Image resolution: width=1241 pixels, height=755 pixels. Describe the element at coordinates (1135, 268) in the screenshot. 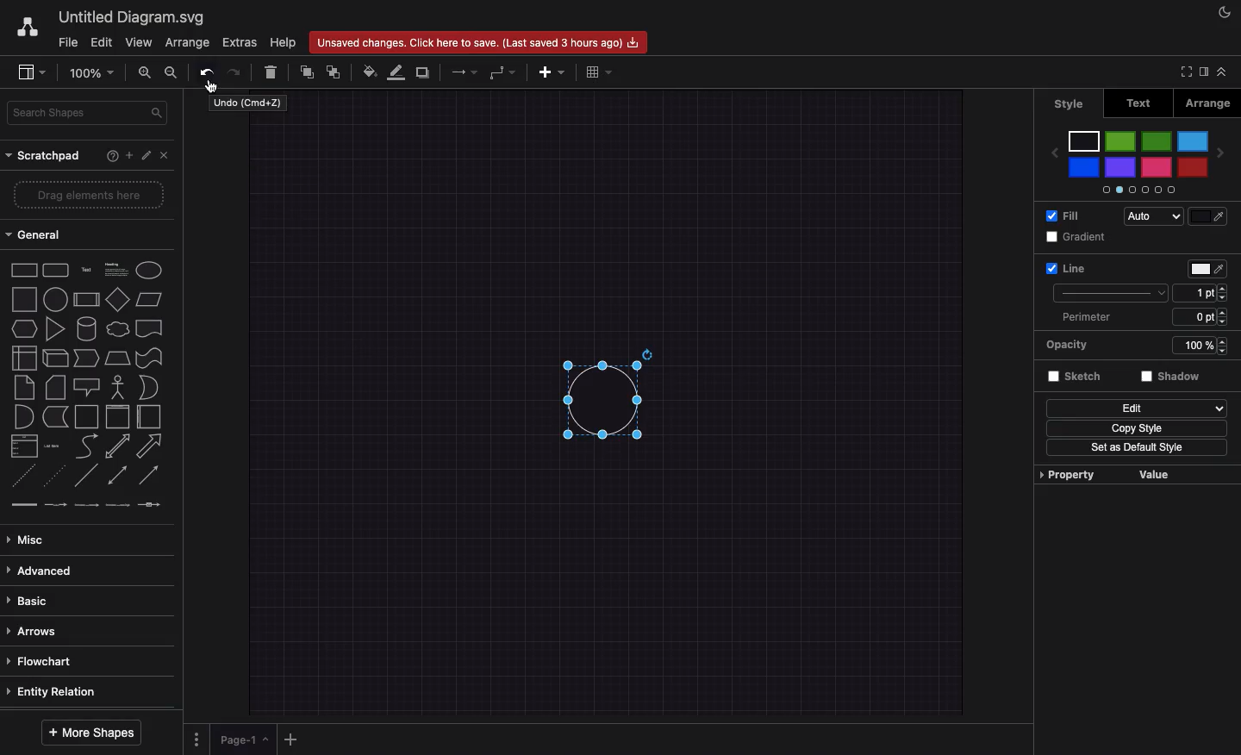

I see `Line` at that location.